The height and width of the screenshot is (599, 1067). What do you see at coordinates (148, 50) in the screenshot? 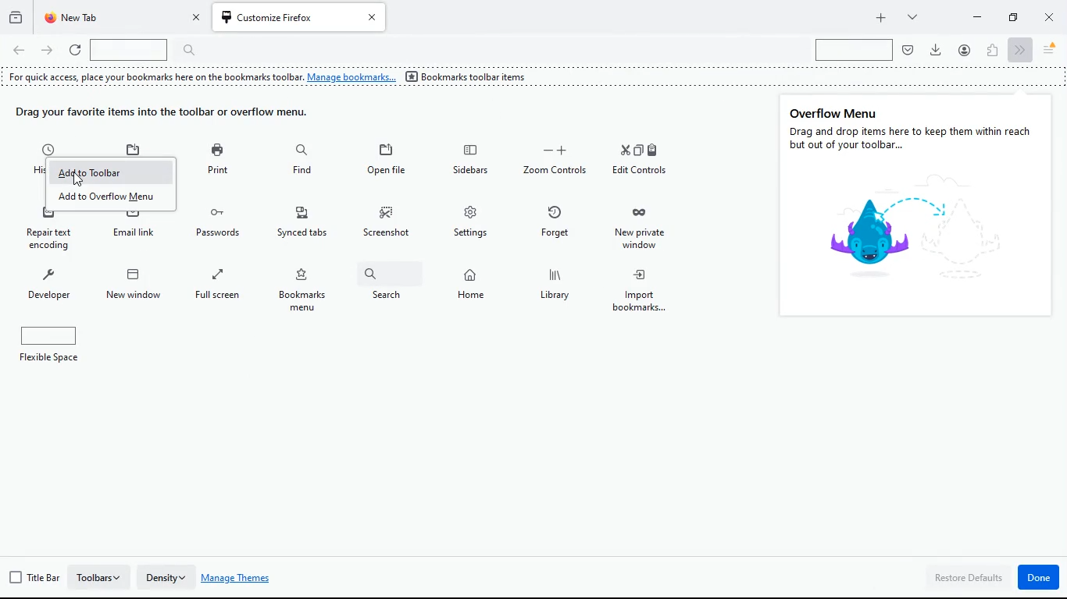
I see `search` at bounding box center [148, 50].